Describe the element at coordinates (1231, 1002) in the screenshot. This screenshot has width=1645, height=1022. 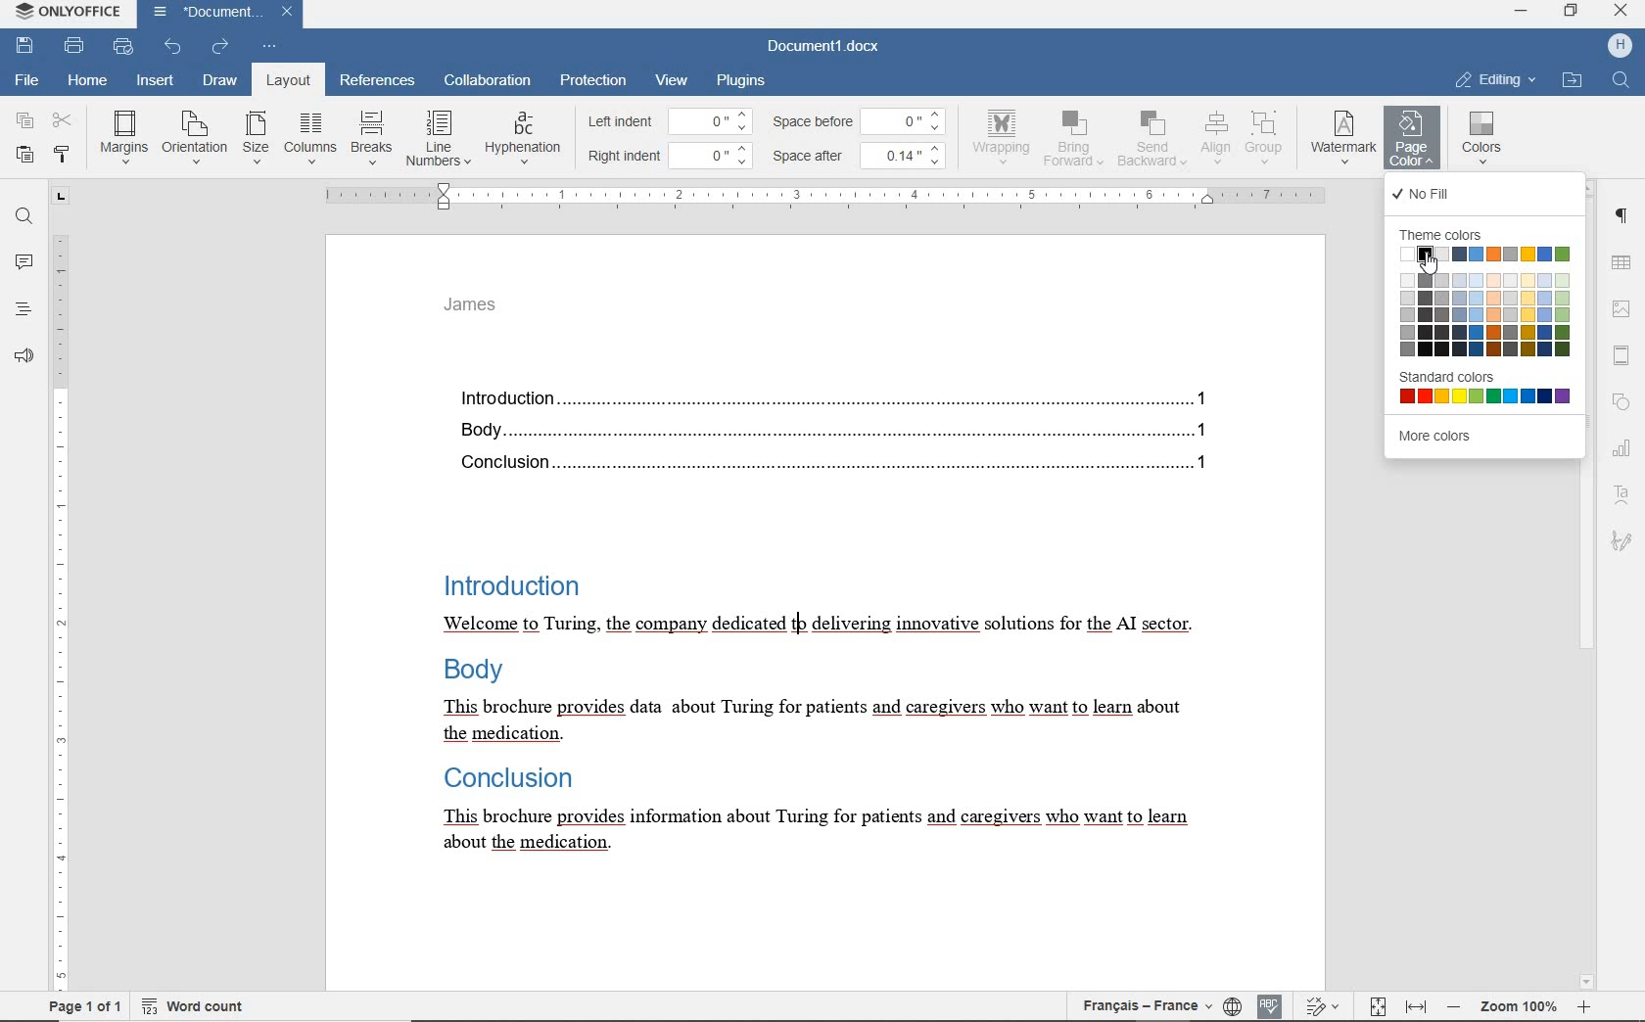
I see `set document language` at that location.